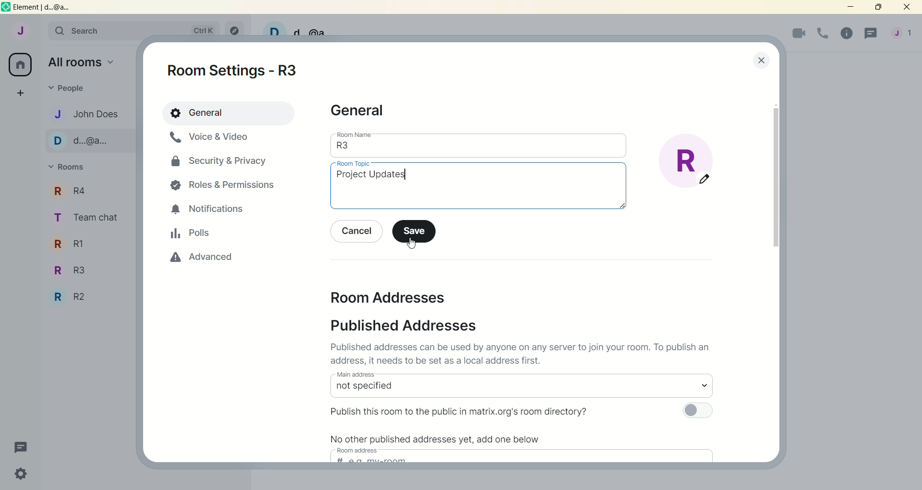 The width and height of the screenshot is (922, 490). Describe the element at coordinates (223, 184) in the screenshot. I see `roles and permissions` at that location.